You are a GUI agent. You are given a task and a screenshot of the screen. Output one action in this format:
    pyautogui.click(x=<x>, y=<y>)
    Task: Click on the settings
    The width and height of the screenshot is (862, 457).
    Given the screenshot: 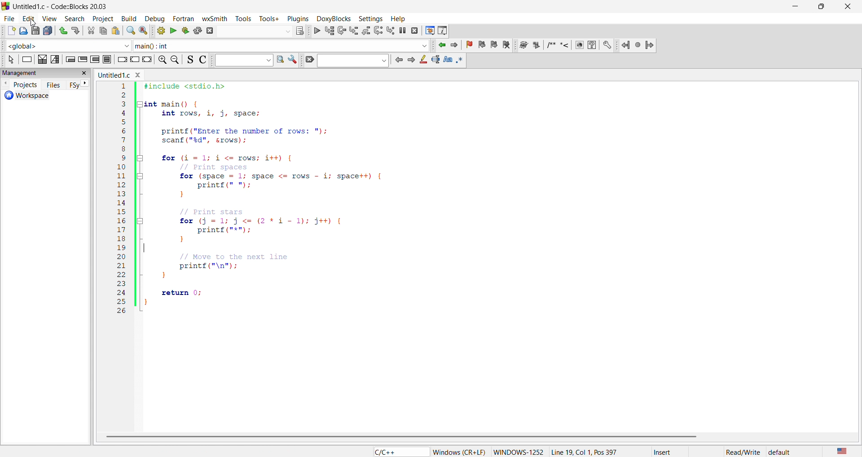 What is the action you would take?
    pyautogui.click(x=607, y=45)
    